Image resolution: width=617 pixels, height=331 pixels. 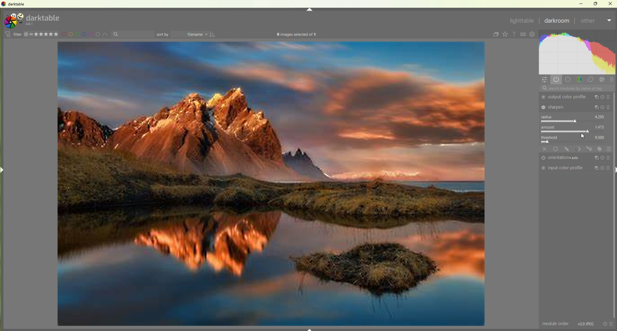 I want to click on Presets , so click(x=612, y=80).